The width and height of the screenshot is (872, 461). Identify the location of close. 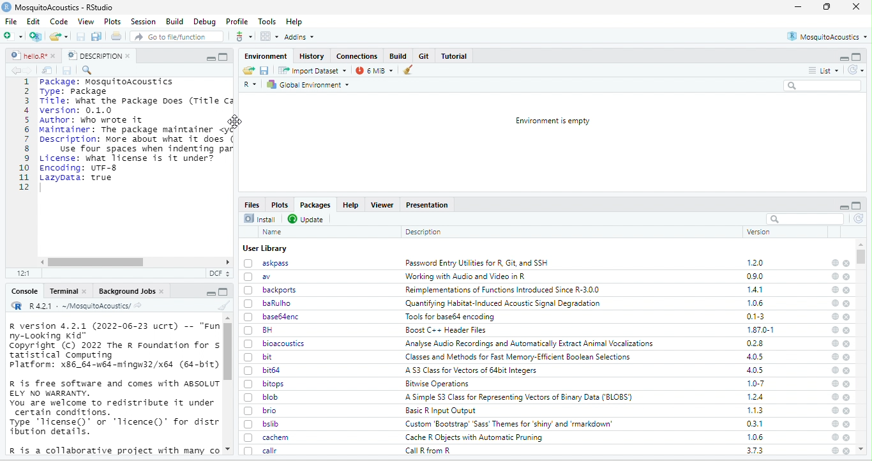
(847, 277).